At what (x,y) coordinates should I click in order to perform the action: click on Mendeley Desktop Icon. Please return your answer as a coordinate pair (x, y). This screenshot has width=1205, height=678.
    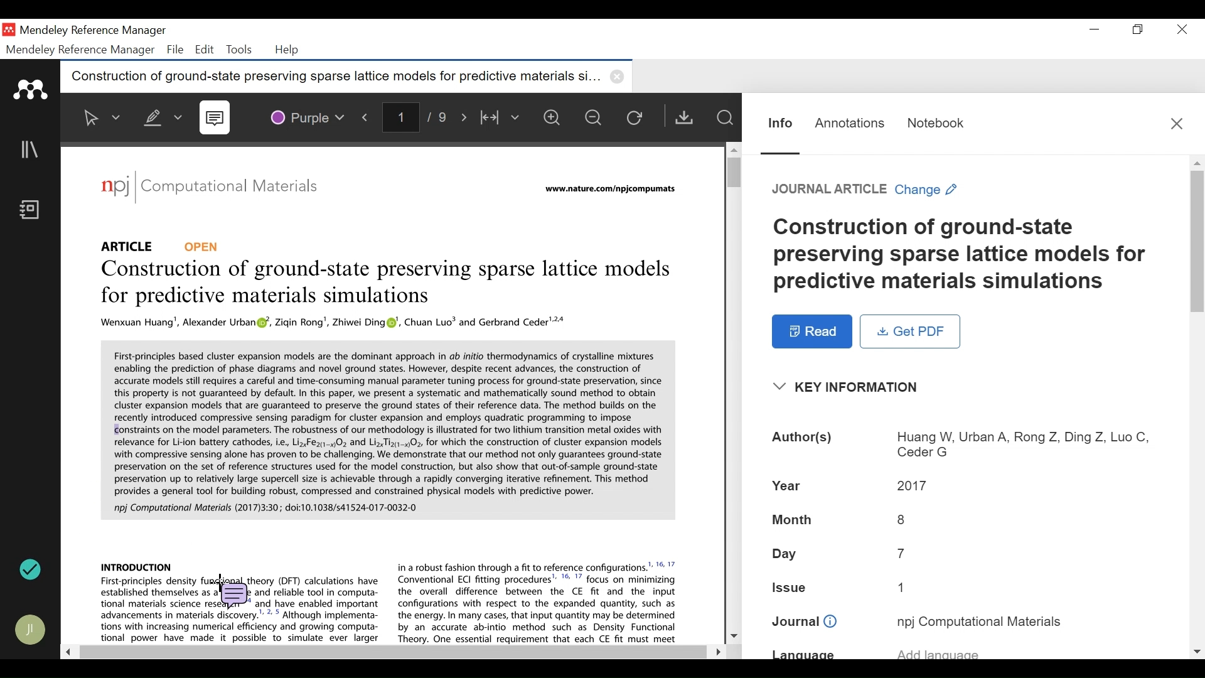
    Looking at the image, I should click on (9, 30).